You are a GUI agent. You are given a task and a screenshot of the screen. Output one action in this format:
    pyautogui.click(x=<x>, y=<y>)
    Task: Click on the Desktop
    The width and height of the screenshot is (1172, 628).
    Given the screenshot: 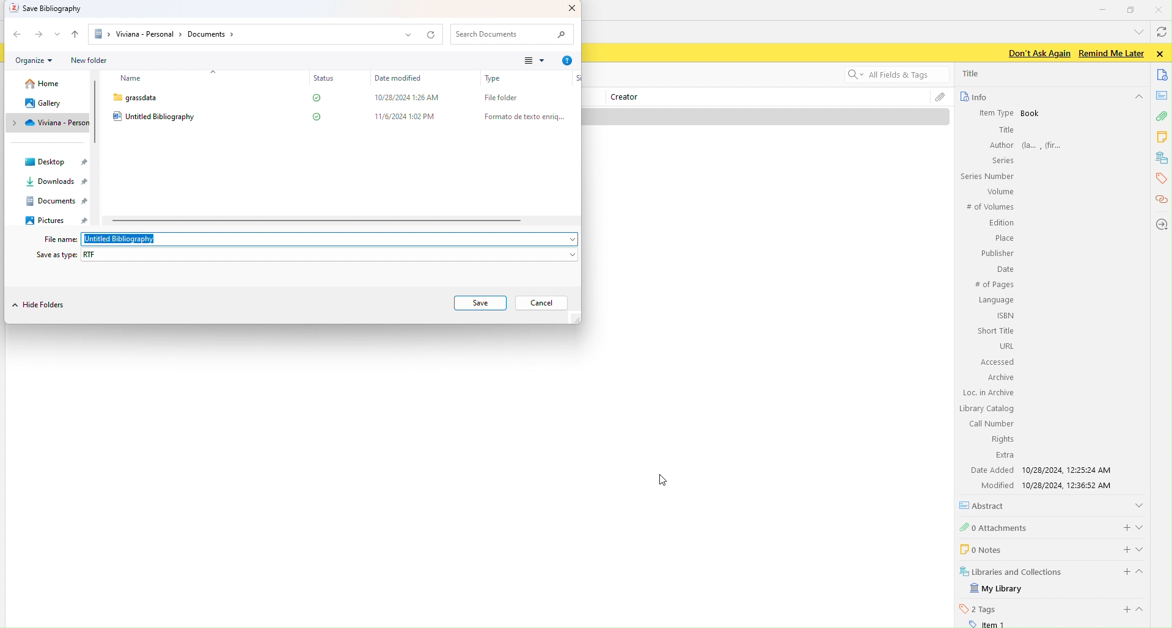 What is the action you would take?
    pyautogui.click(x=59, y=161)
    